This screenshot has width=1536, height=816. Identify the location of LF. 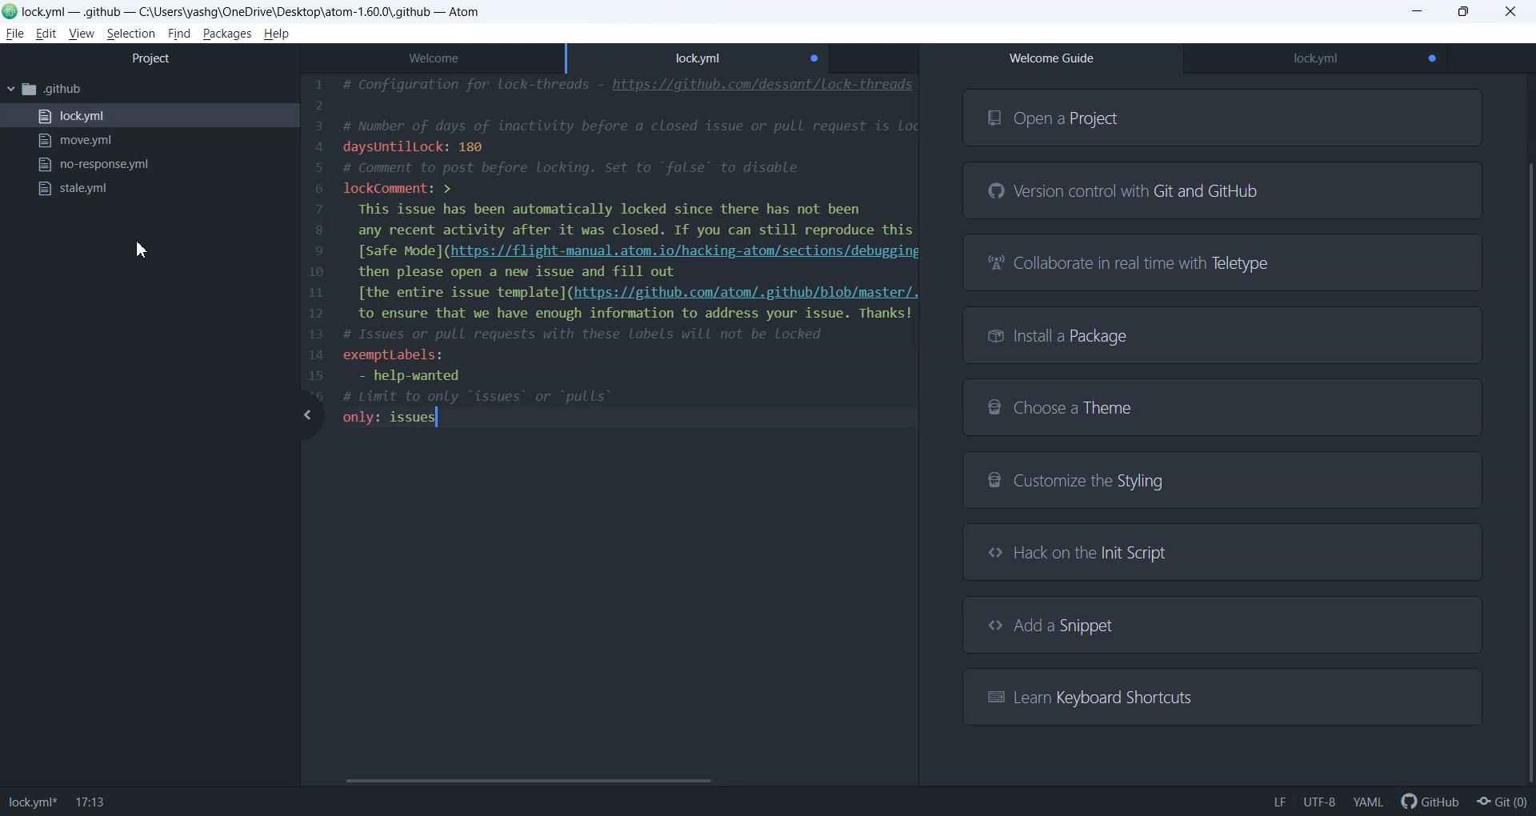
(1279, 802).